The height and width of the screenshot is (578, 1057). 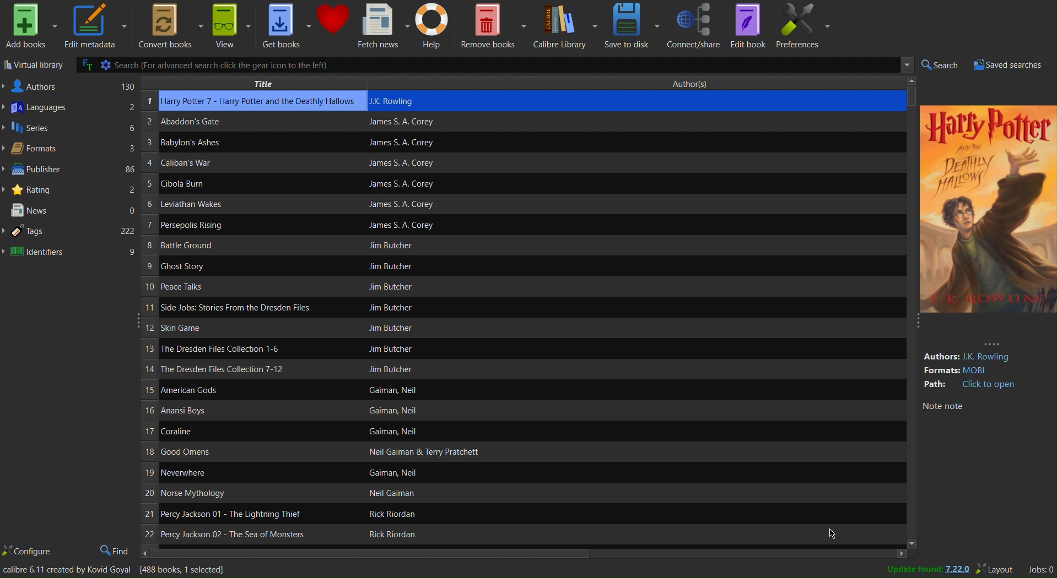 What do you see at coordinates (489, 329) in the screenshot?
I see `Author’s name` at bounding box center [489, 329].